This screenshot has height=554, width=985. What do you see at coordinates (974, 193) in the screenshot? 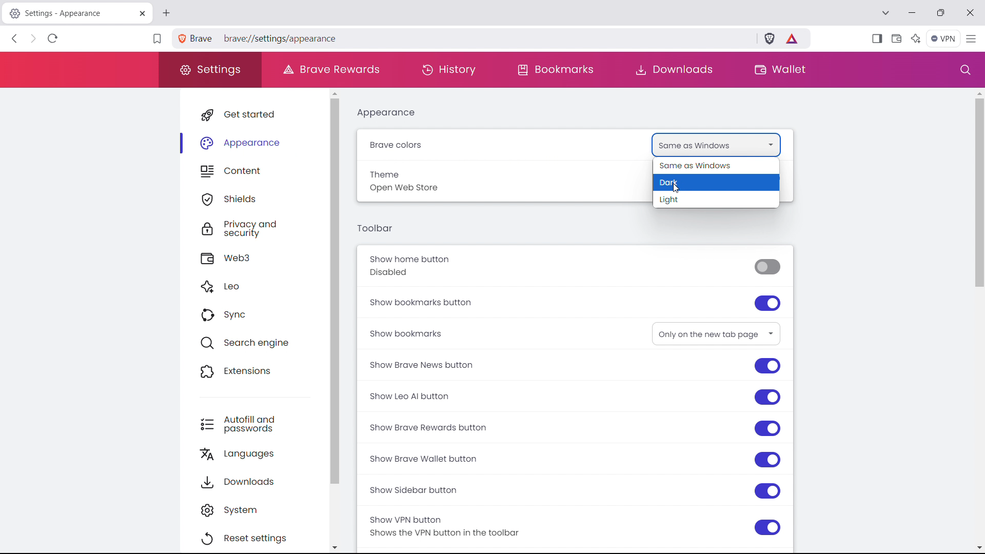
I see `scrollbar` at bounding box center [974, 193].